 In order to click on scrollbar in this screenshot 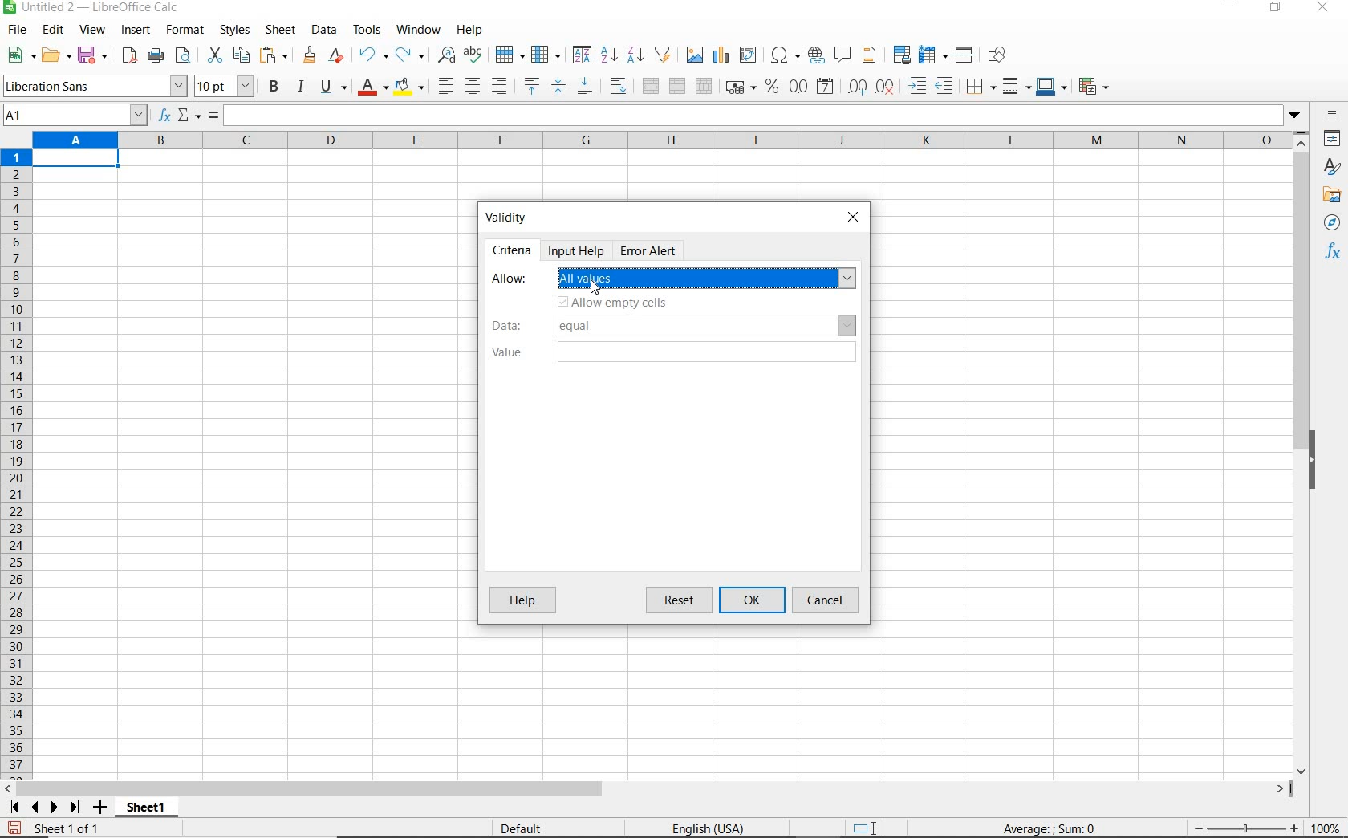, I will do `click(1303, 454)`.